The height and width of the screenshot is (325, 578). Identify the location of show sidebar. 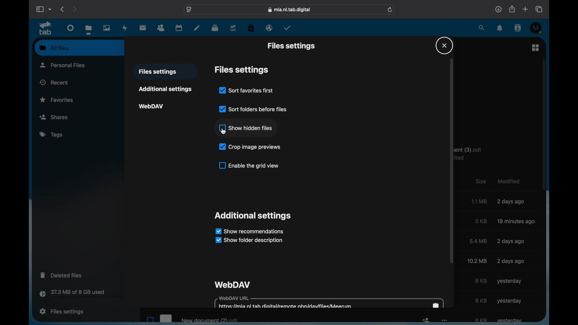
(39, 9).